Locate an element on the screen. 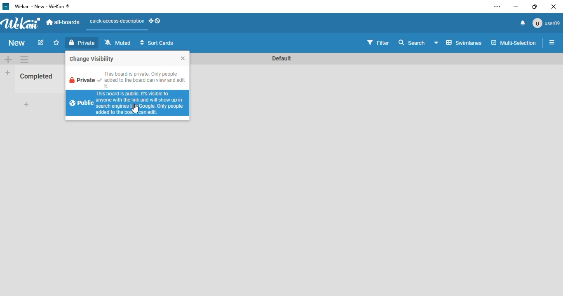 This screenshot has height=296, width=563. multi-selection is located at coordinates (514, 43).